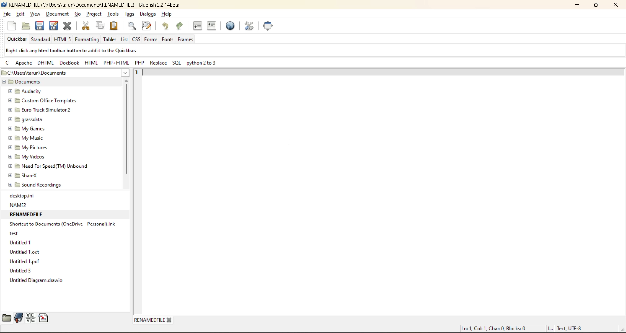 The height and width of the screenshot is (333, 626). What do you see at coordinates (23, 271) in the screenshot?
I see `Untitled 3` at bounding box center [23, 271].